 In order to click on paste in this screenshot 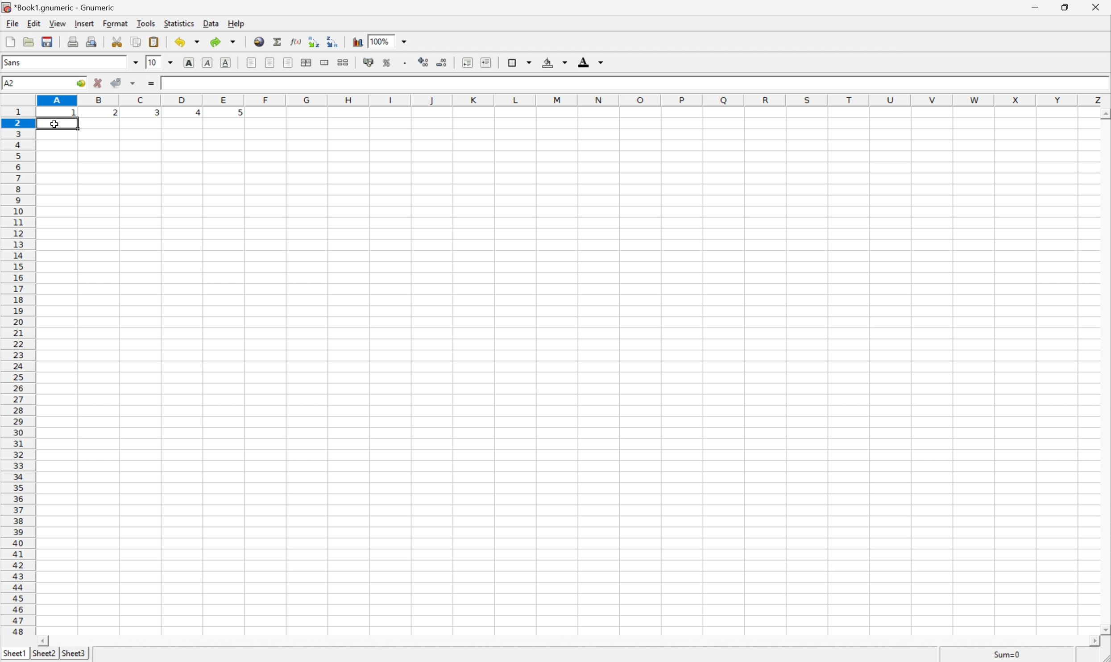, I will do `click(153, 41)`.